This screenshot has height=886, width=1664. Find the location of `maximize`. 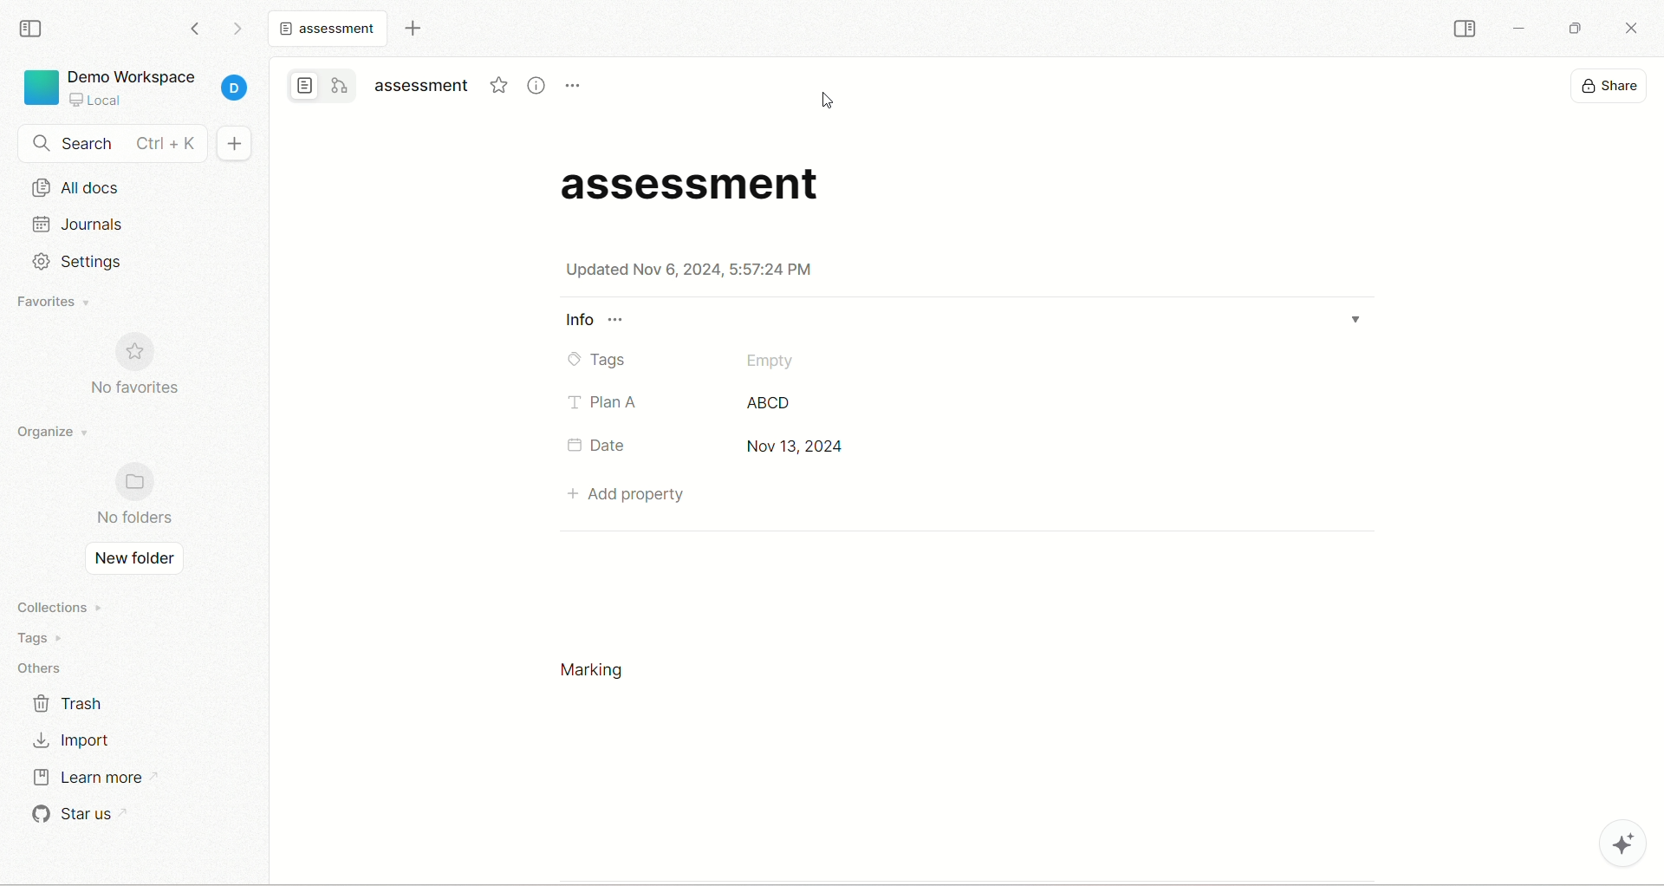

maximize is located at coordinates (1573, 29).